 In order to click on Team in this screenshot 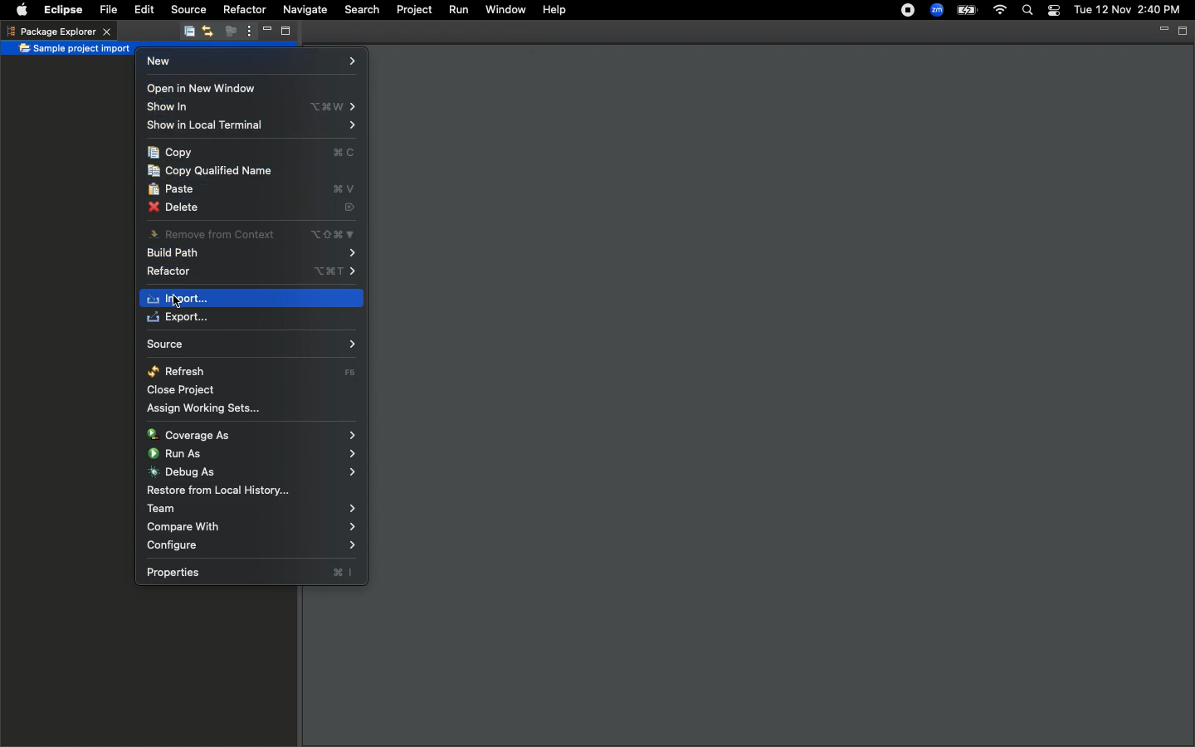, I will do `click(252, 509)`.